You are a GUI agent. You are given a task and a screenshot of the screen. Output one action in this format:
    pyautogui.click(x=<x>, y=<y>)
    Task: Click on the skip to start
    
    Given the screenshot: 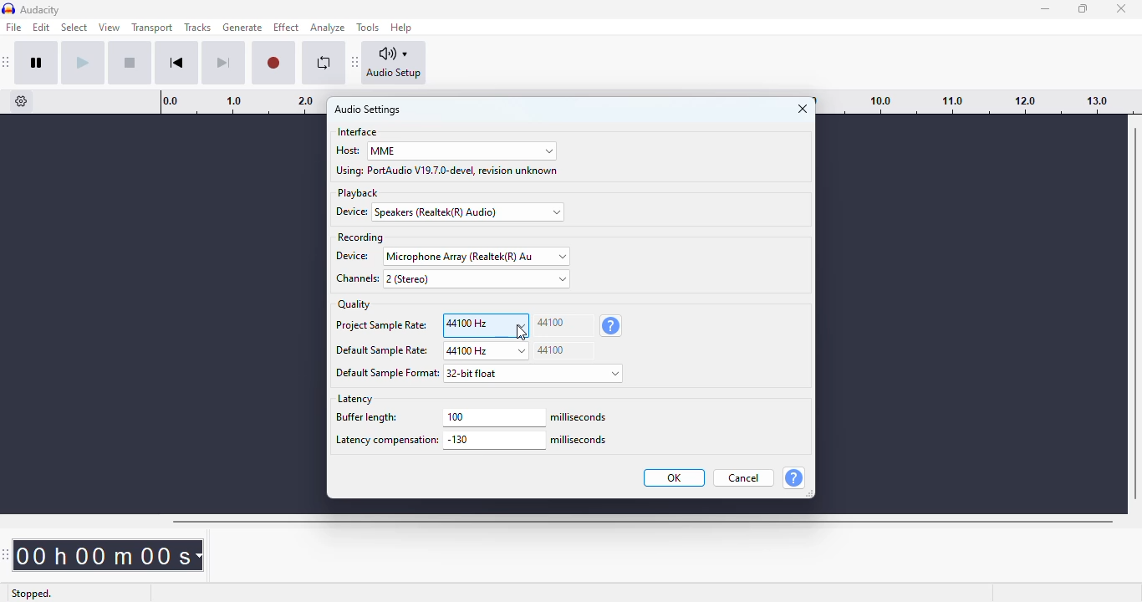 What is the action you would take?
    pyautogui.click(x=176, y=63)
    